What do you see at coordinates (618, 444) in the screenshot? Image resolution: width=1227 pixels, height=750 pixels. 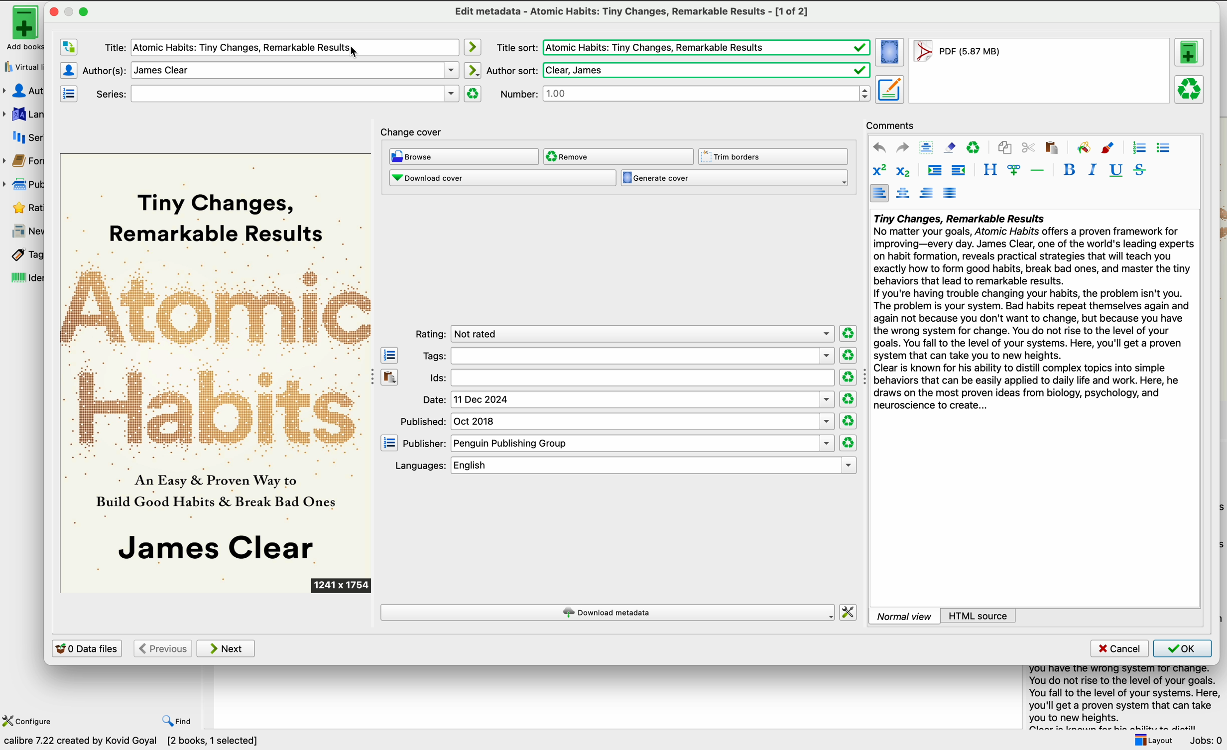 I see `publisher` at bounding box center [618, 444].